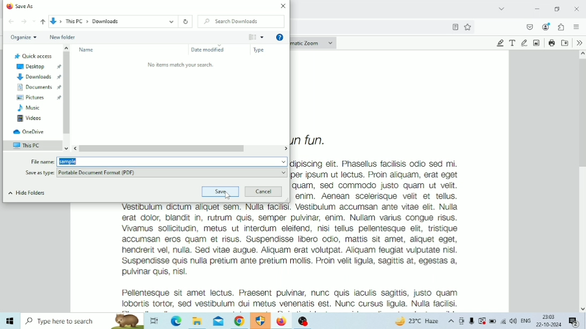 This screenshot has width=586, height=329. I want to click on Quick access, so click(35, 56).